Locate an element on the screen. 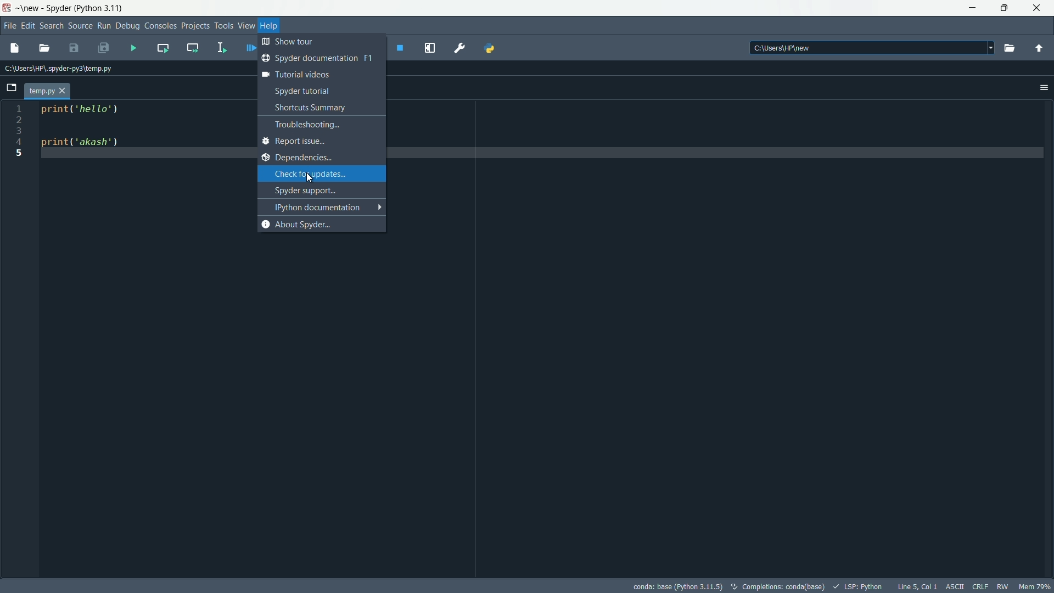 This screenshot has height=593, width=1054. debug file is located at coordinates (249, 48).